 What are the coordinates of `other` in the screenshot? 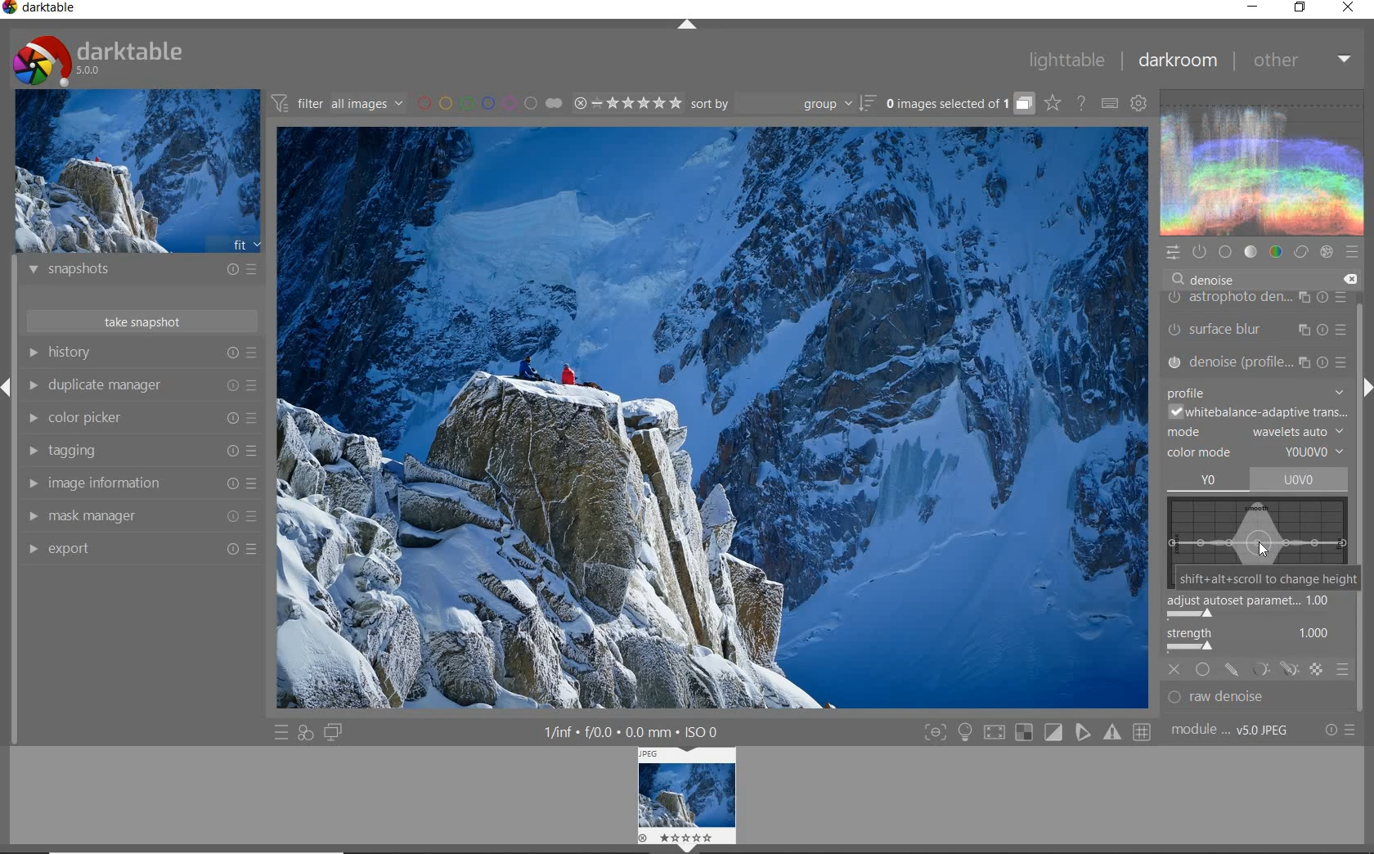 It's located at (1300, 61).